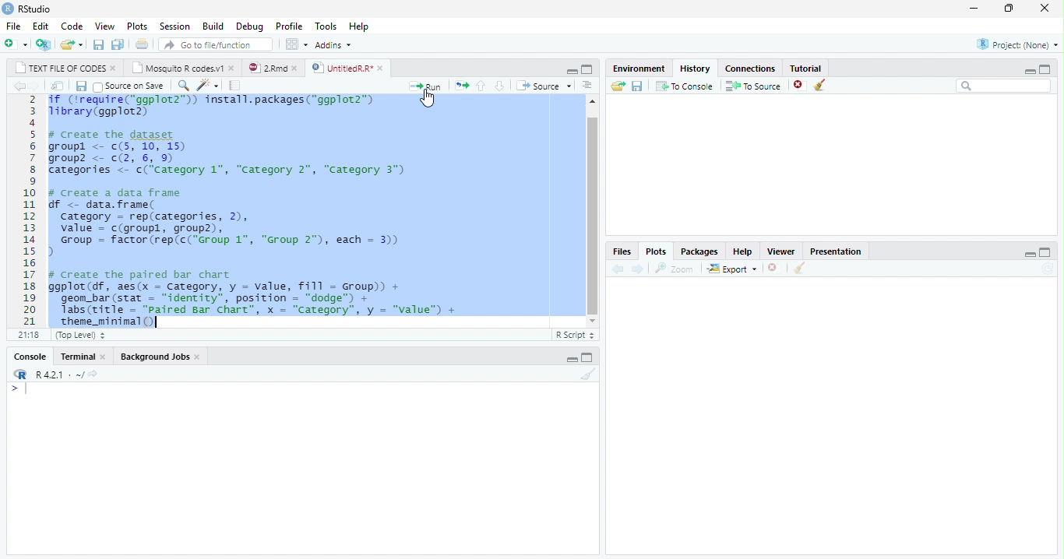  What do you see at coordinates (95, 374) in the screenshot?
I see `share icon` at bounding box center [95, 374].